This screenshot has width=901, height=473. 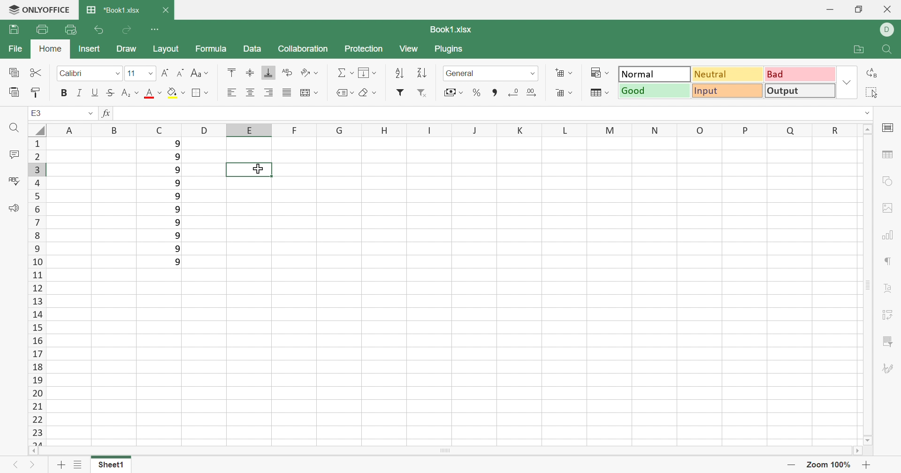 I want to click on Align Left, so click(x=231, y=92).